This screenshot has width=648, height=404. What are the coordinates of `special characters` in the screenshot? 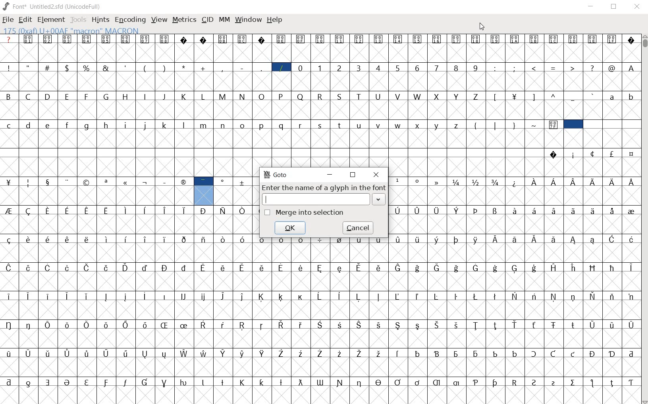 It's located at (515, 362).